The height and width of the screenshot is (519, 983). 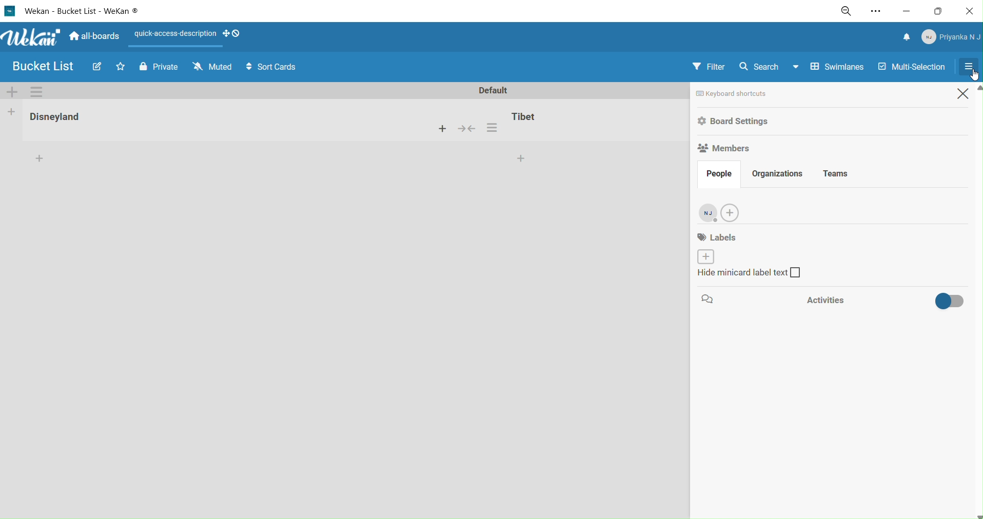 What do you see at coordinates (467, 129) in the screenshot?
I see `merge cards` at bounding box center [467, 129].